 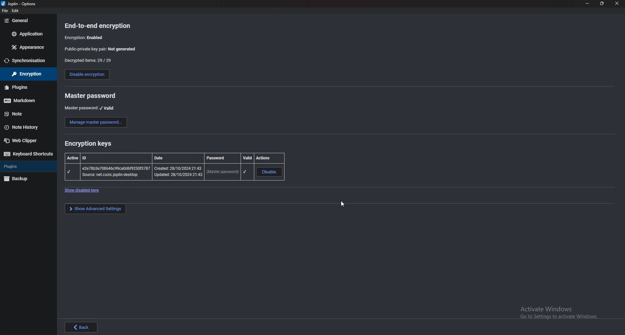 I want to click on , so click(x=18, y=88).